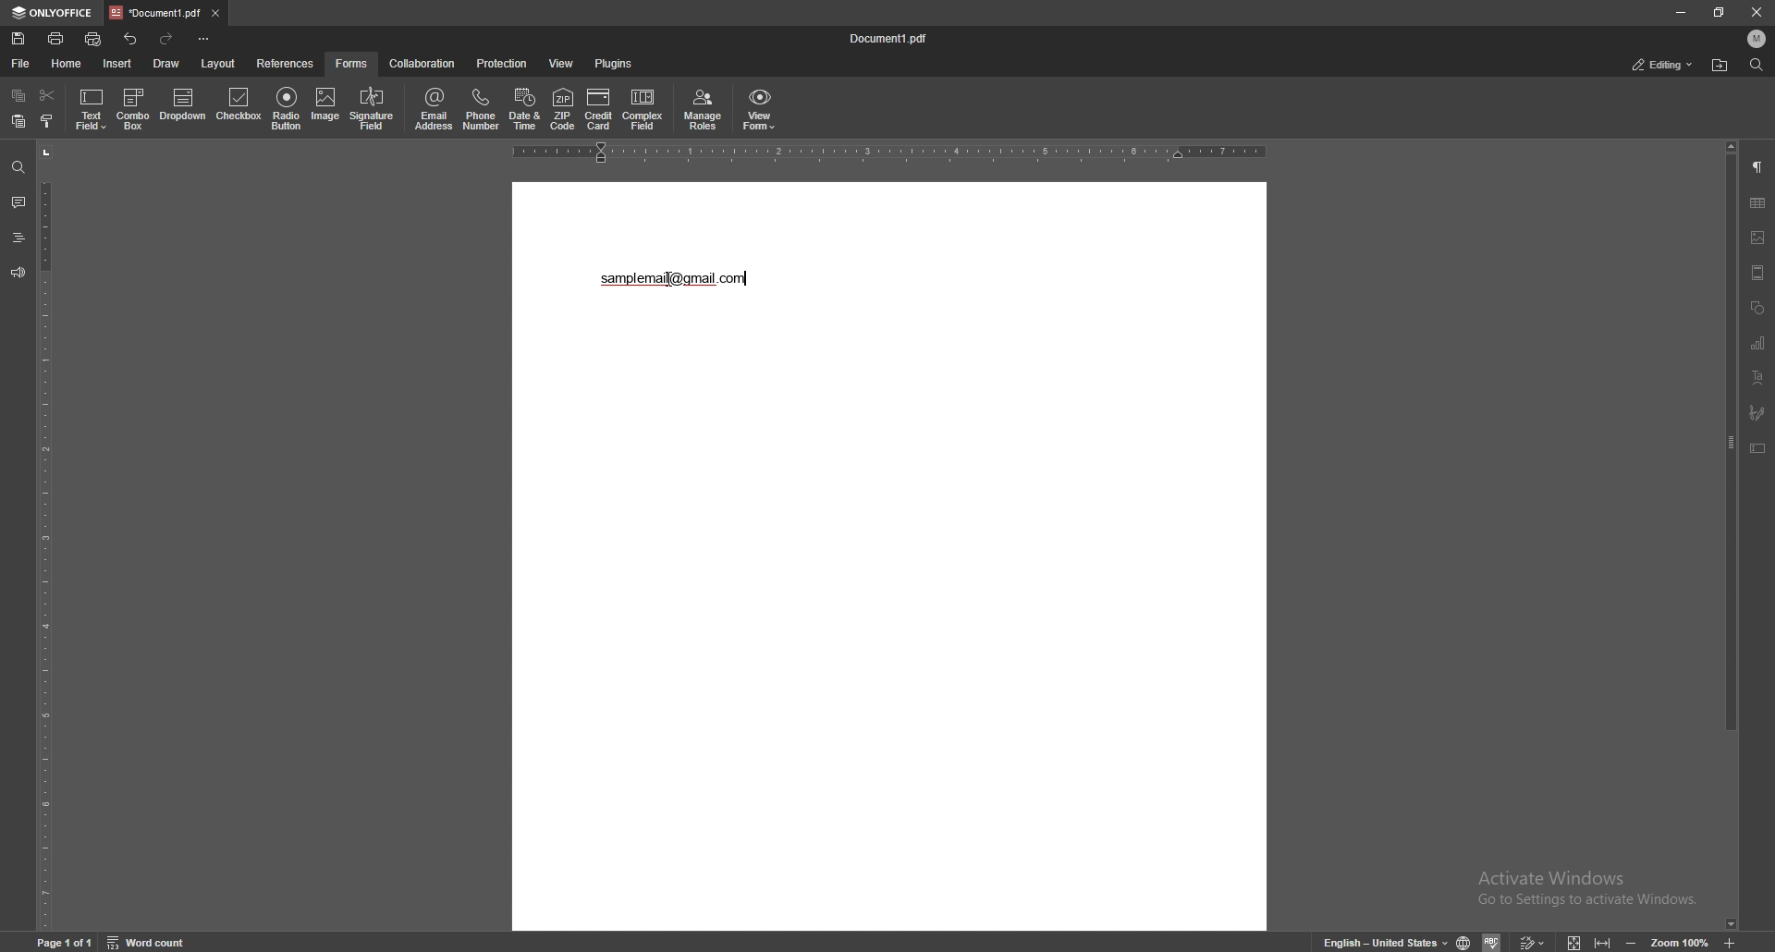 Image resolution: width=1775 pixels, height=952 pixels. I want to click on find, so click(18, 166).